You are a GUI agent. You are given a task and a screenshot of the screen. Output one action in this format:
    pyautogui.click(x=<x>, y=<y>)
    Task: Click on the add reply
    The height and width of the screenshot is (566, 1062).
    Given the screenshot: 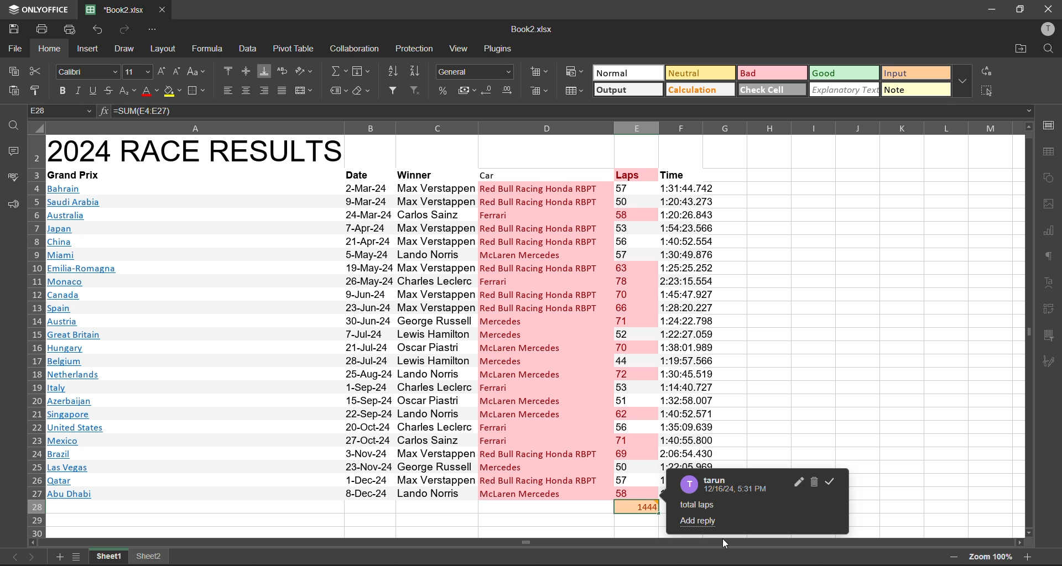 What is the action you would take?
    pyautogui.click(x=704, y=522)
    